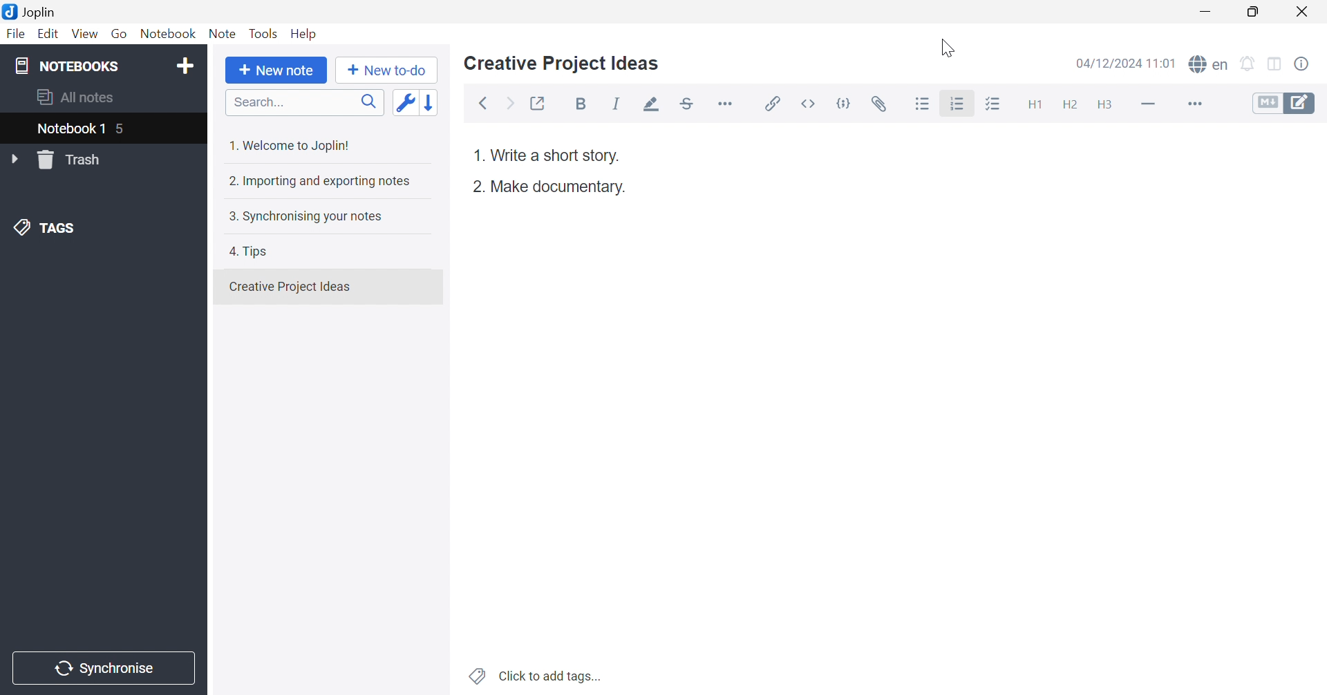 Image resolution: width=1327 pixels, height=695 pixels. I want to click on Insert / edit link, so click(773, 103).